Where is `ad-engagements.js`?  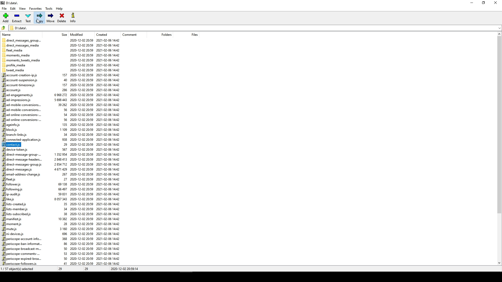
ad-engagements.js is located at coordinates (17, 95).